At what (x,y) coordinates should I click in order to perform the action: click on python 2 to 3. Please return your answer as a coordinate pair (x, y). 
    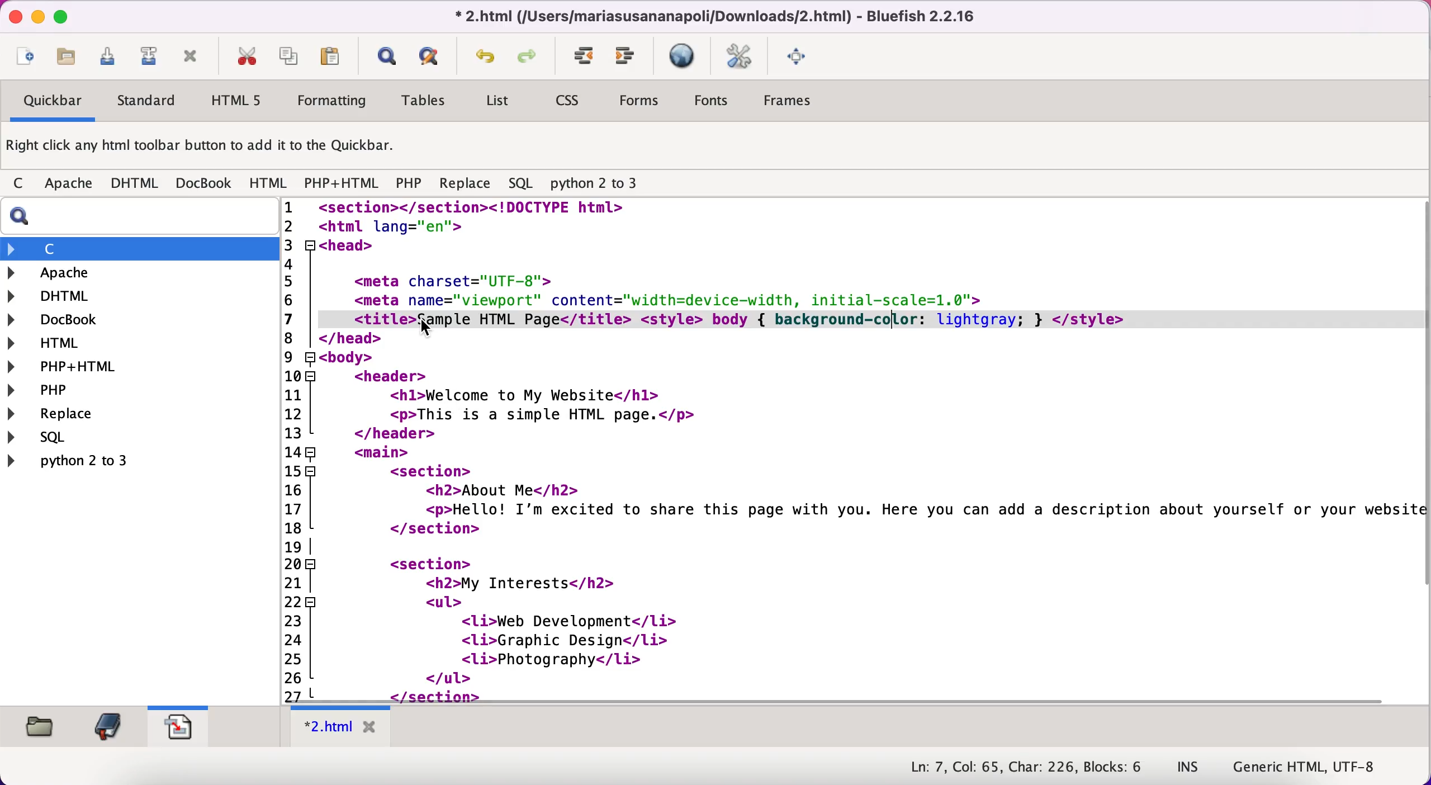
    Looking at the image, I should click on (82, 460).